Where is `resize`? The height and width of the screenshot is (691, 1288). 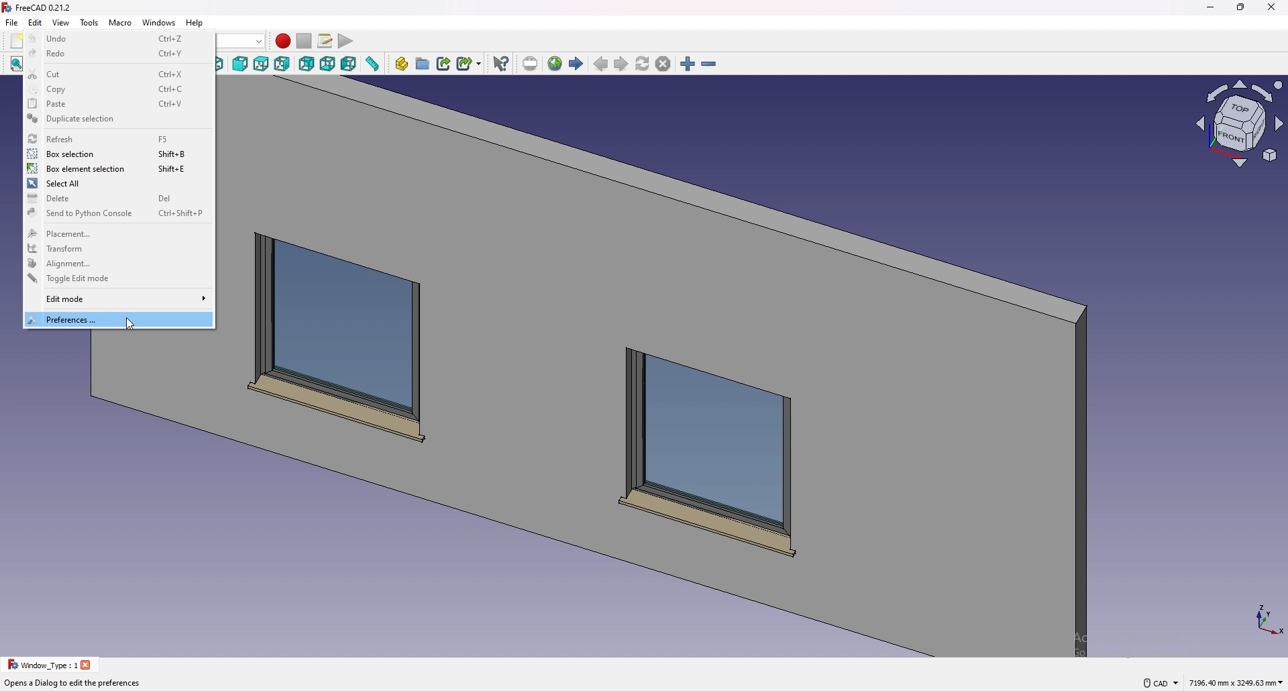 resize is located at coordinates (1241, 7).